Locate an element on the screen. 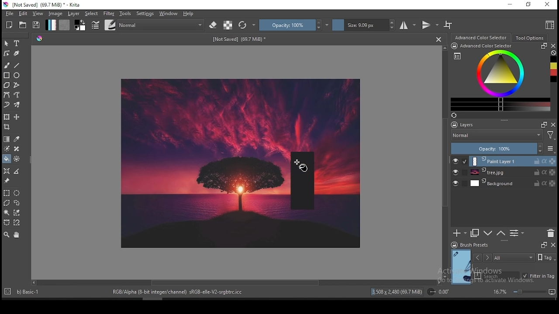 This screenshot has width=559, height=314. Frame is located at coordinates (543, 245).